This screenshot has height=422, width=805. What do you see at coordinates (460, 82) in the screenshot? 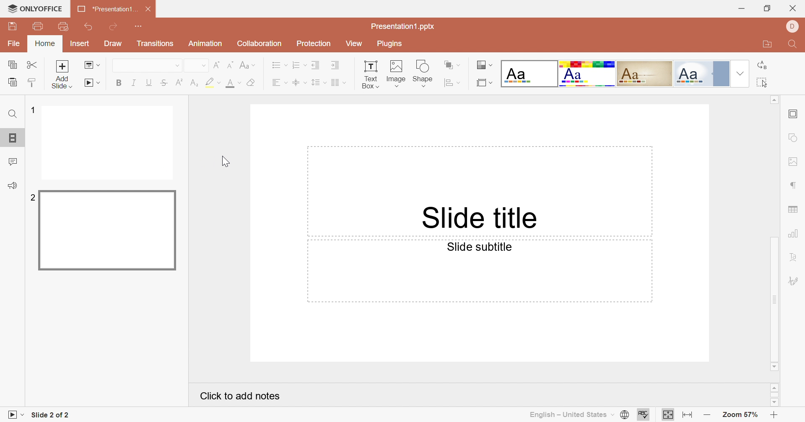
I see `Drop Down` at bounding box center [460, 82].